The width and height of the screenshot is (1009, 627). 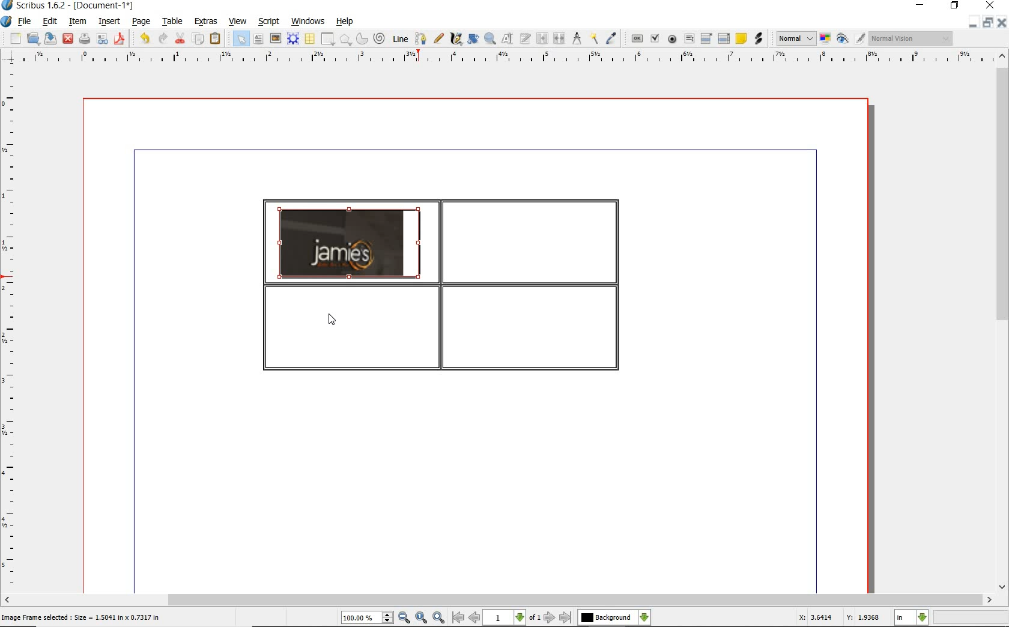 What do you see at coordinates (420, 38) in the screenshot?
I see `bezier curve` at bounding box center [420, 38].